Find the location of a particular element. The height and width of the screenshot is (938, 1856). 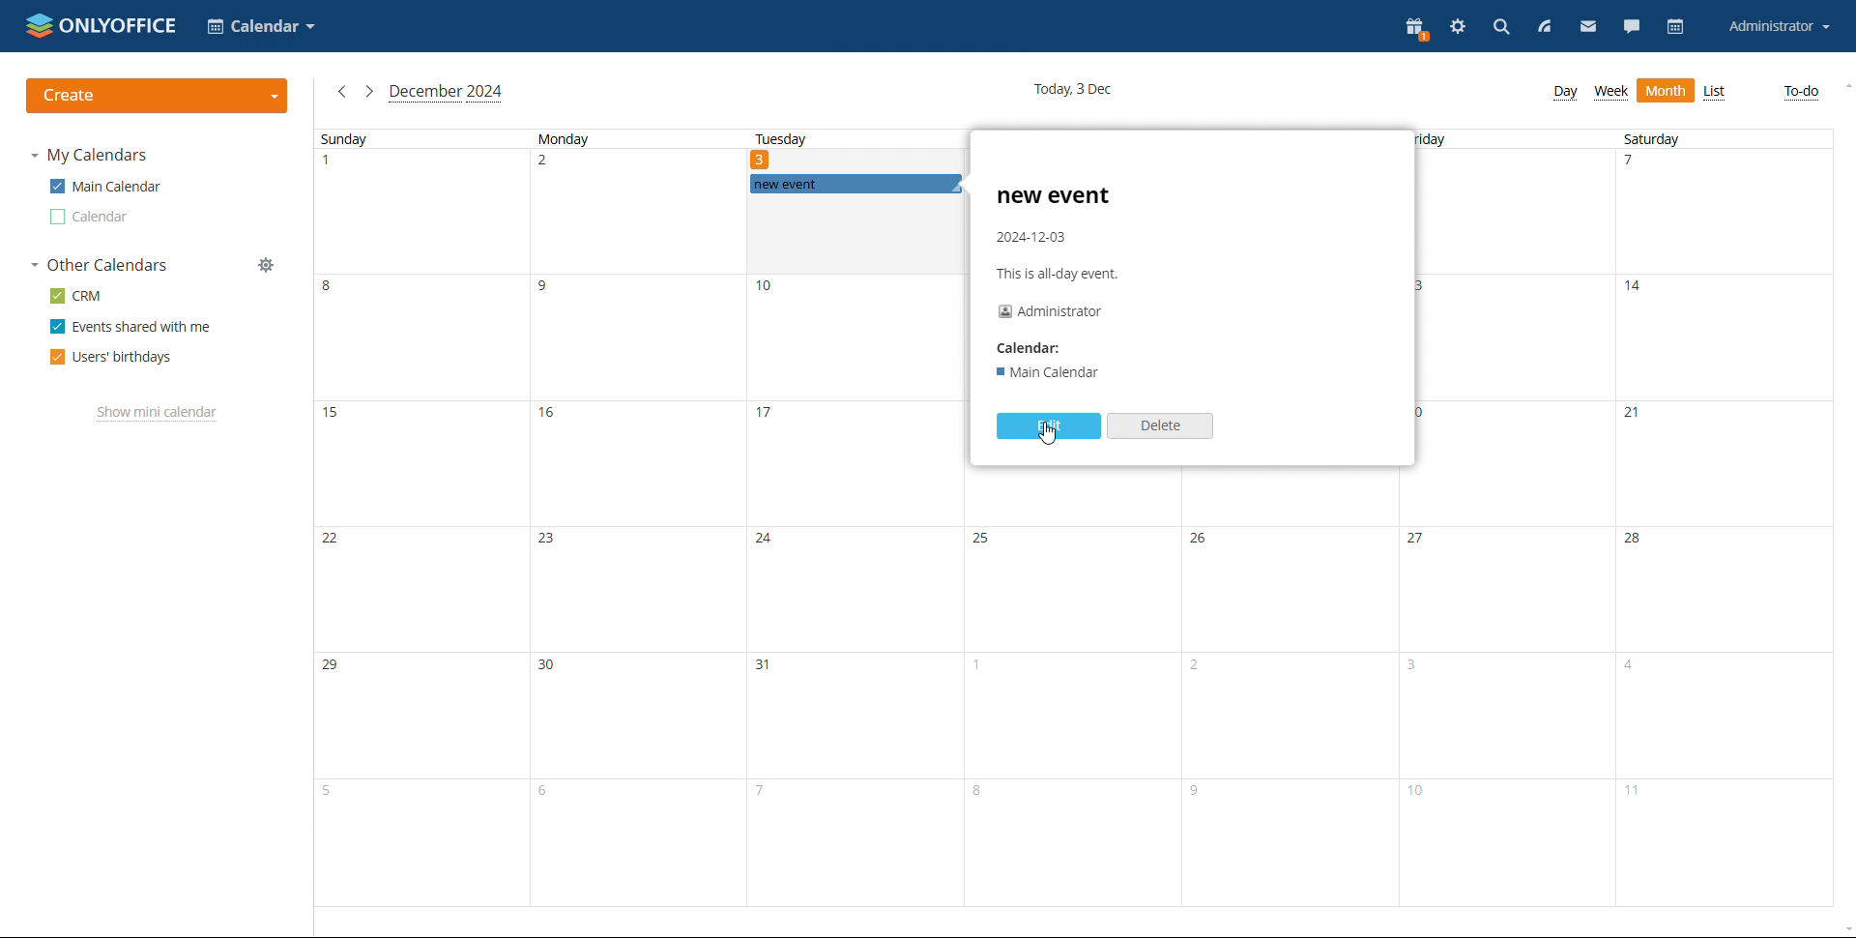

chat is located at coordinates (1633, 27).